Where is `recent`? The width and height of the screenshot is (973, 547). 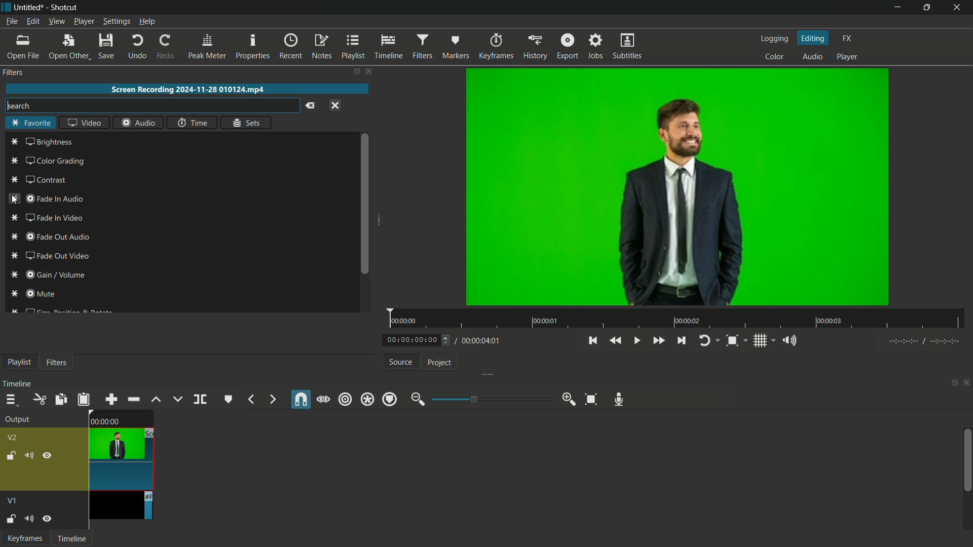
recent is located at coordinates (291, 47).